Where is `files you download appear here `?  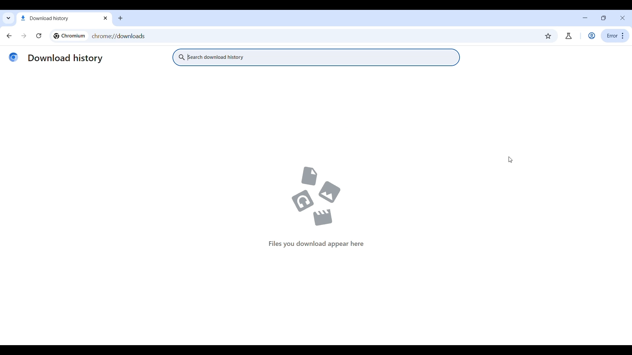
files you download appear here  is located at coordinates (316, 207).